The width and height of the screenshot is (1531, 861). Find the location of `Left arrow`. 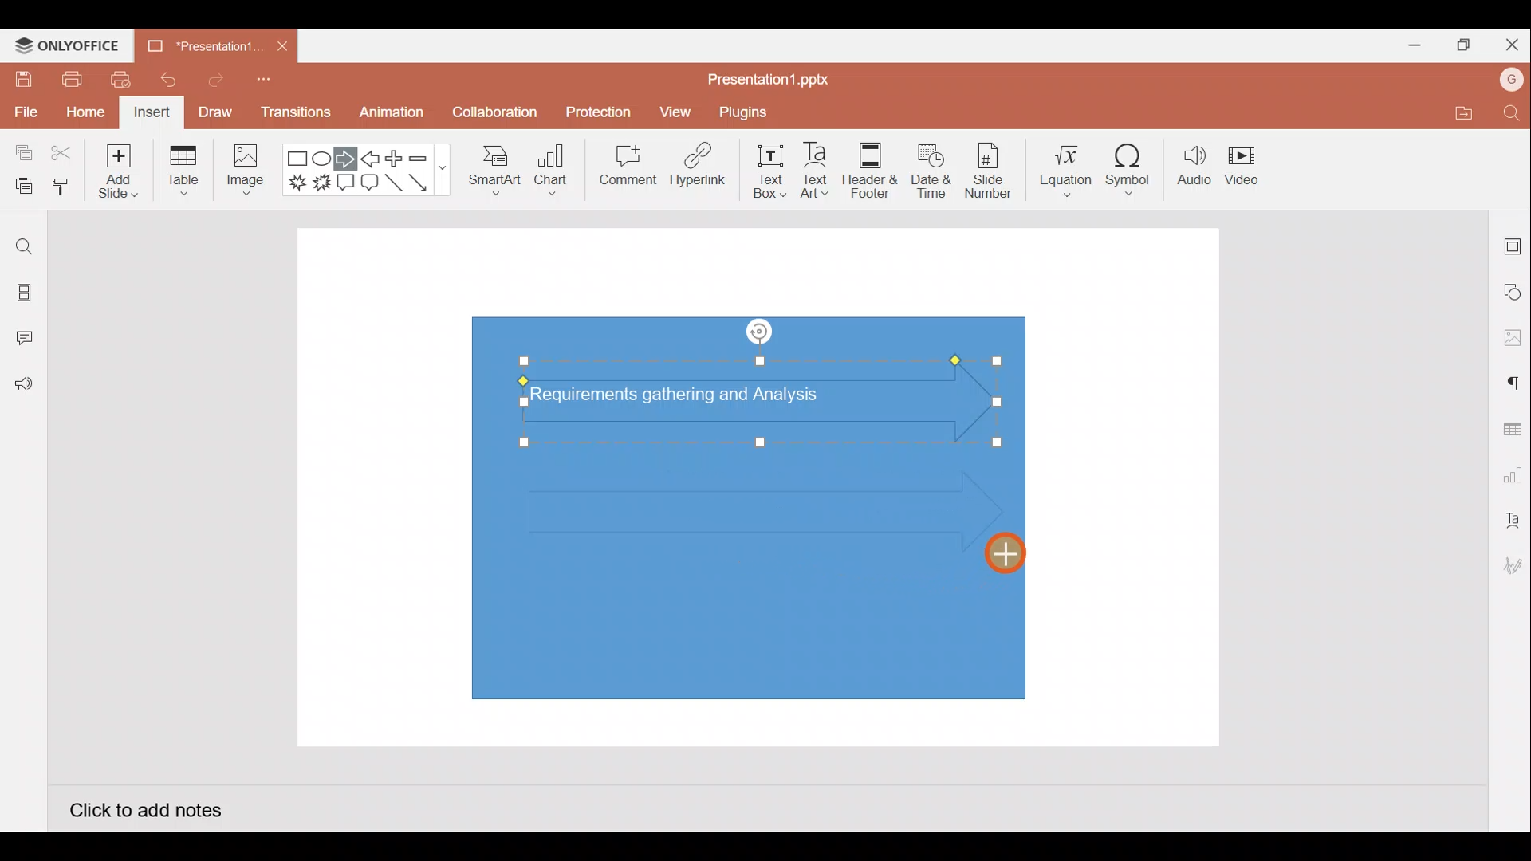

Left arrow is located at coordinates (372, 159).